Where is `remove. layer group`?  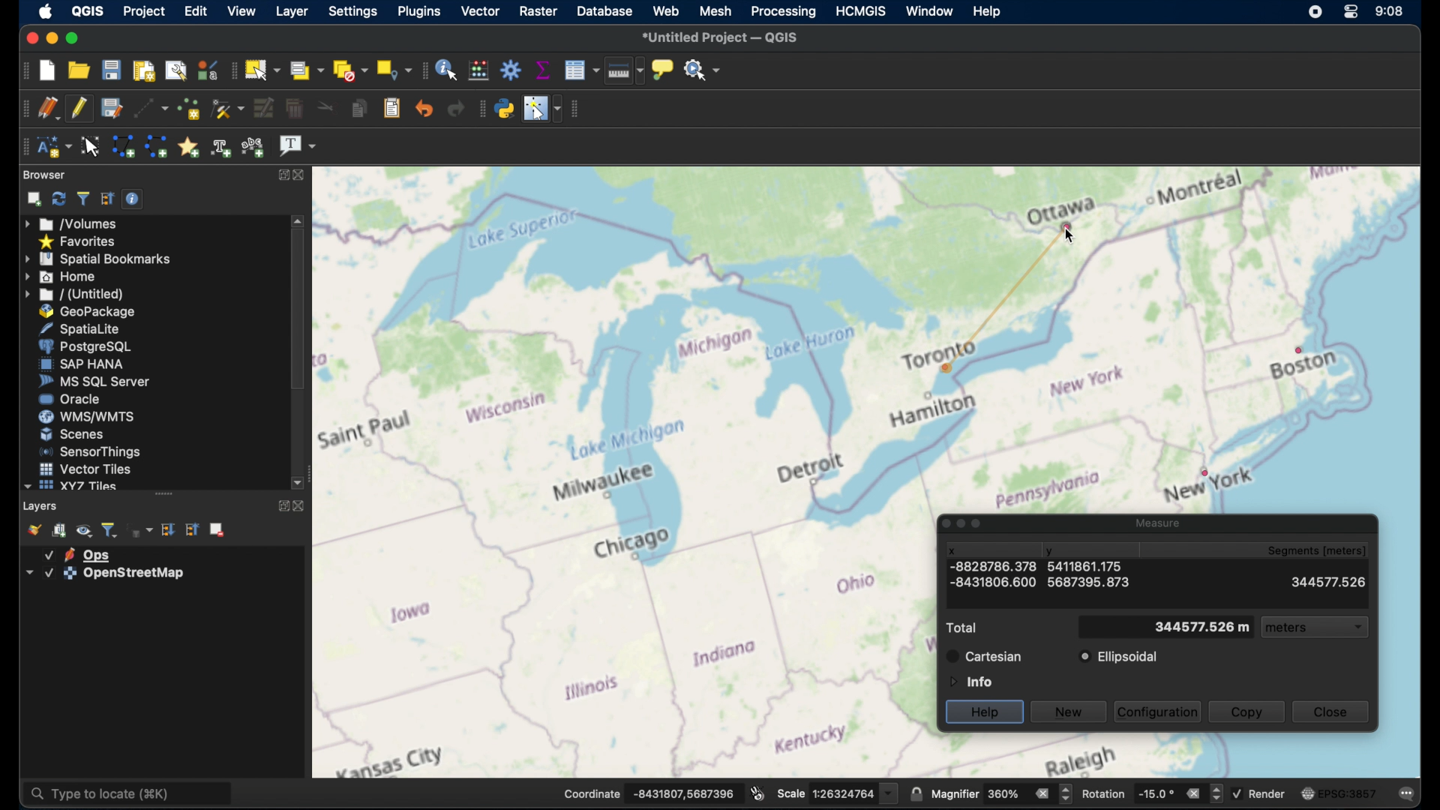
remove. layer group is located at coordinates (218, 531).